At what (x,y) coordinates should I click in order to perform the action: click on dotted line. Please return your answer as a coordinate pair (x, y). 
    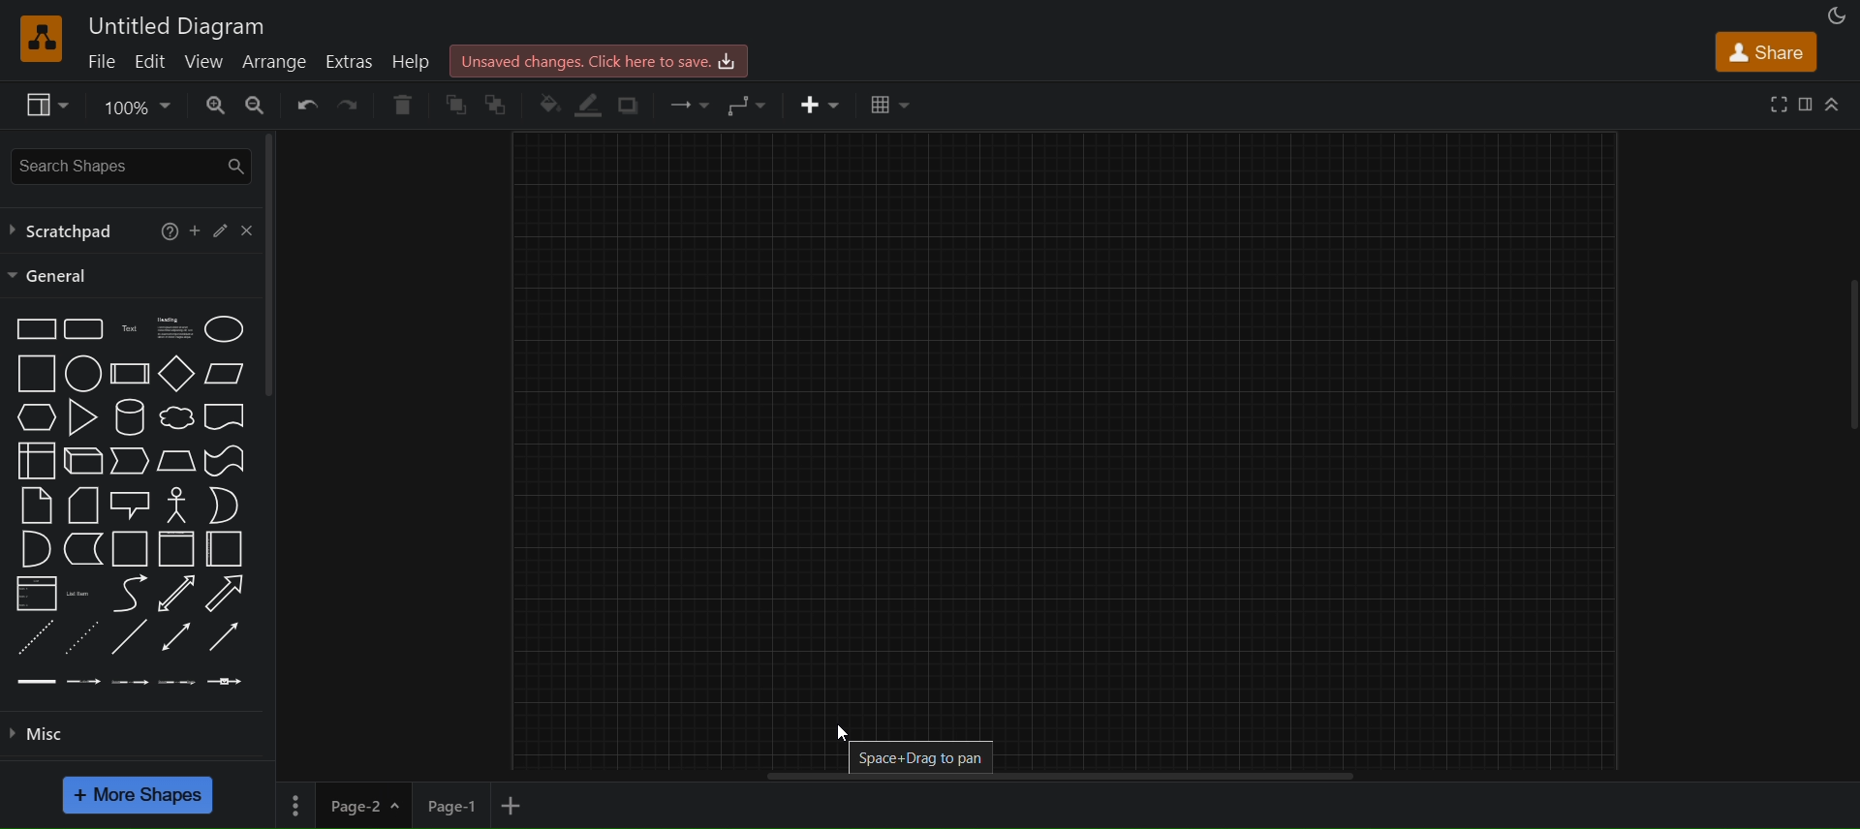
    Looking at the image, I should click on (78, 638).